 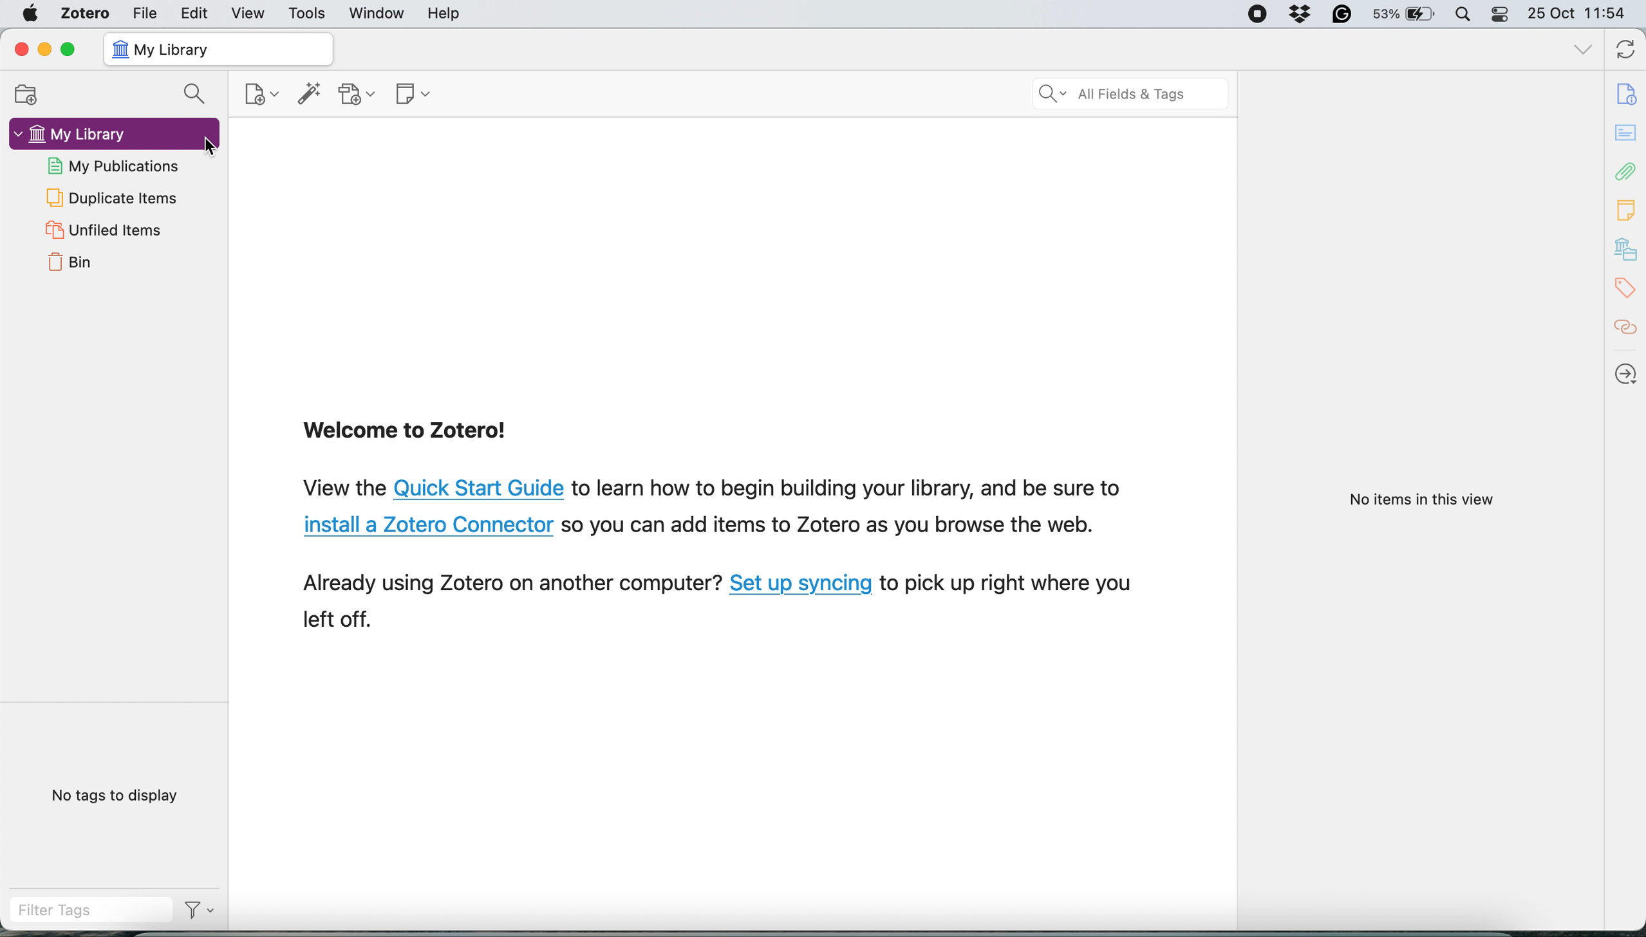 I want to click on tools, so click(x=304, y=13).